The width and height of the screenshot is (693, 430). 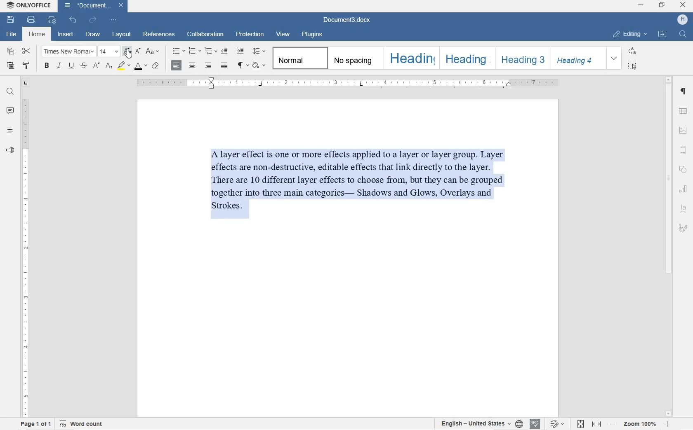 I want to click on word count, so click(x=81, y=424).